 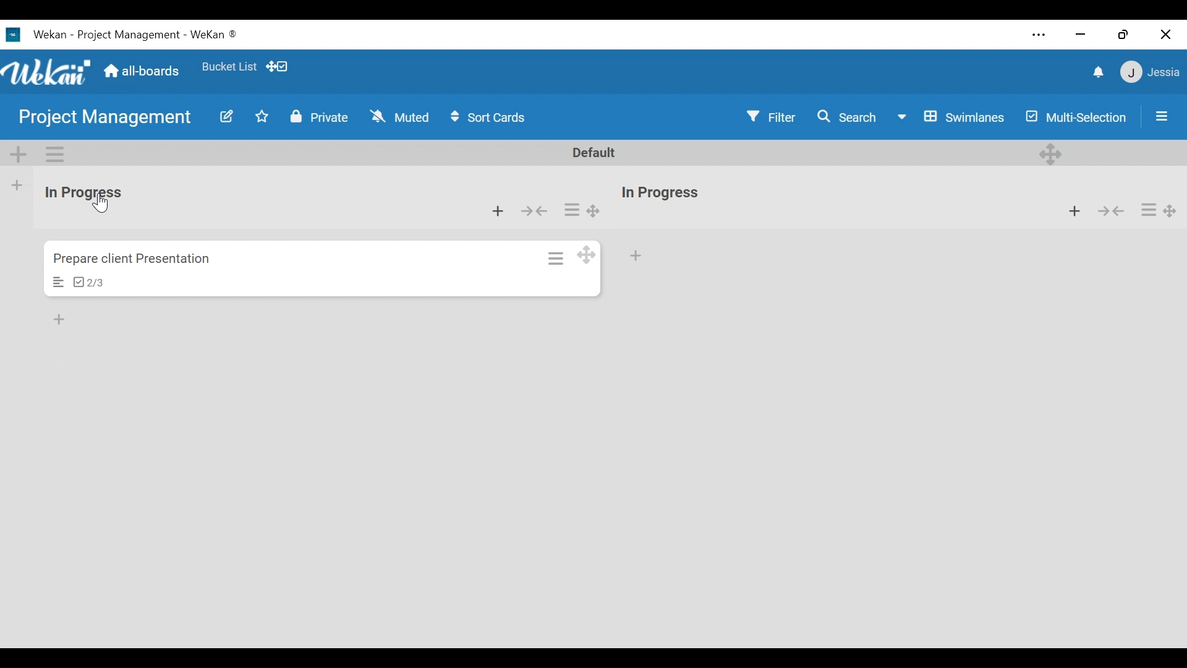 What do you see at coordinates (82, 193) in the screenshot?
I see `List name` at bounding box center [82, 193].